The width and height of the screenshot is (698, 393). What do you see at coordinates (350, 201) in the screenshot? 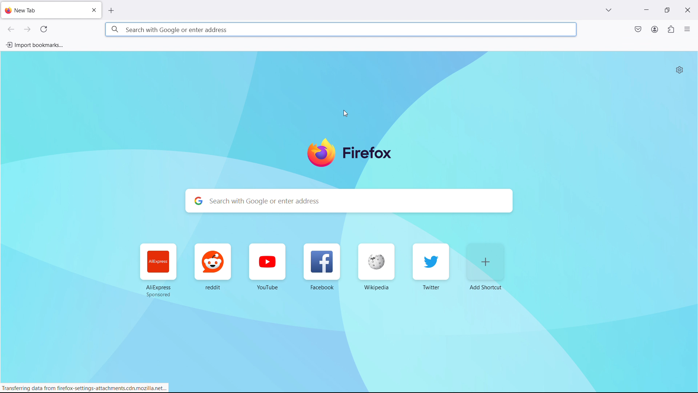
I see `search with google or enter address` at bounding box center [350, 201].